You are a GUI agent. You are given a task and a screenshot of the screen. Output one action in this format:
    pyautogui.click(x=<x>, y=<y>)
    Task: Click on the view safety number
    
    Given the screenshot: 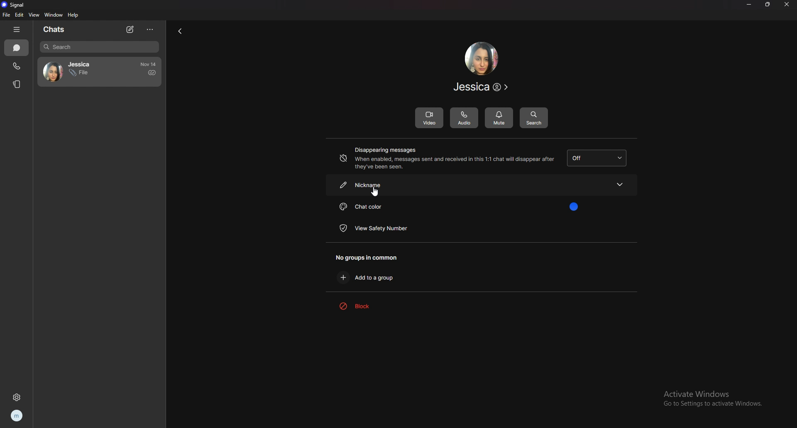 What is the action you would take?
    pyautogui.click(x=374, y=228)
    